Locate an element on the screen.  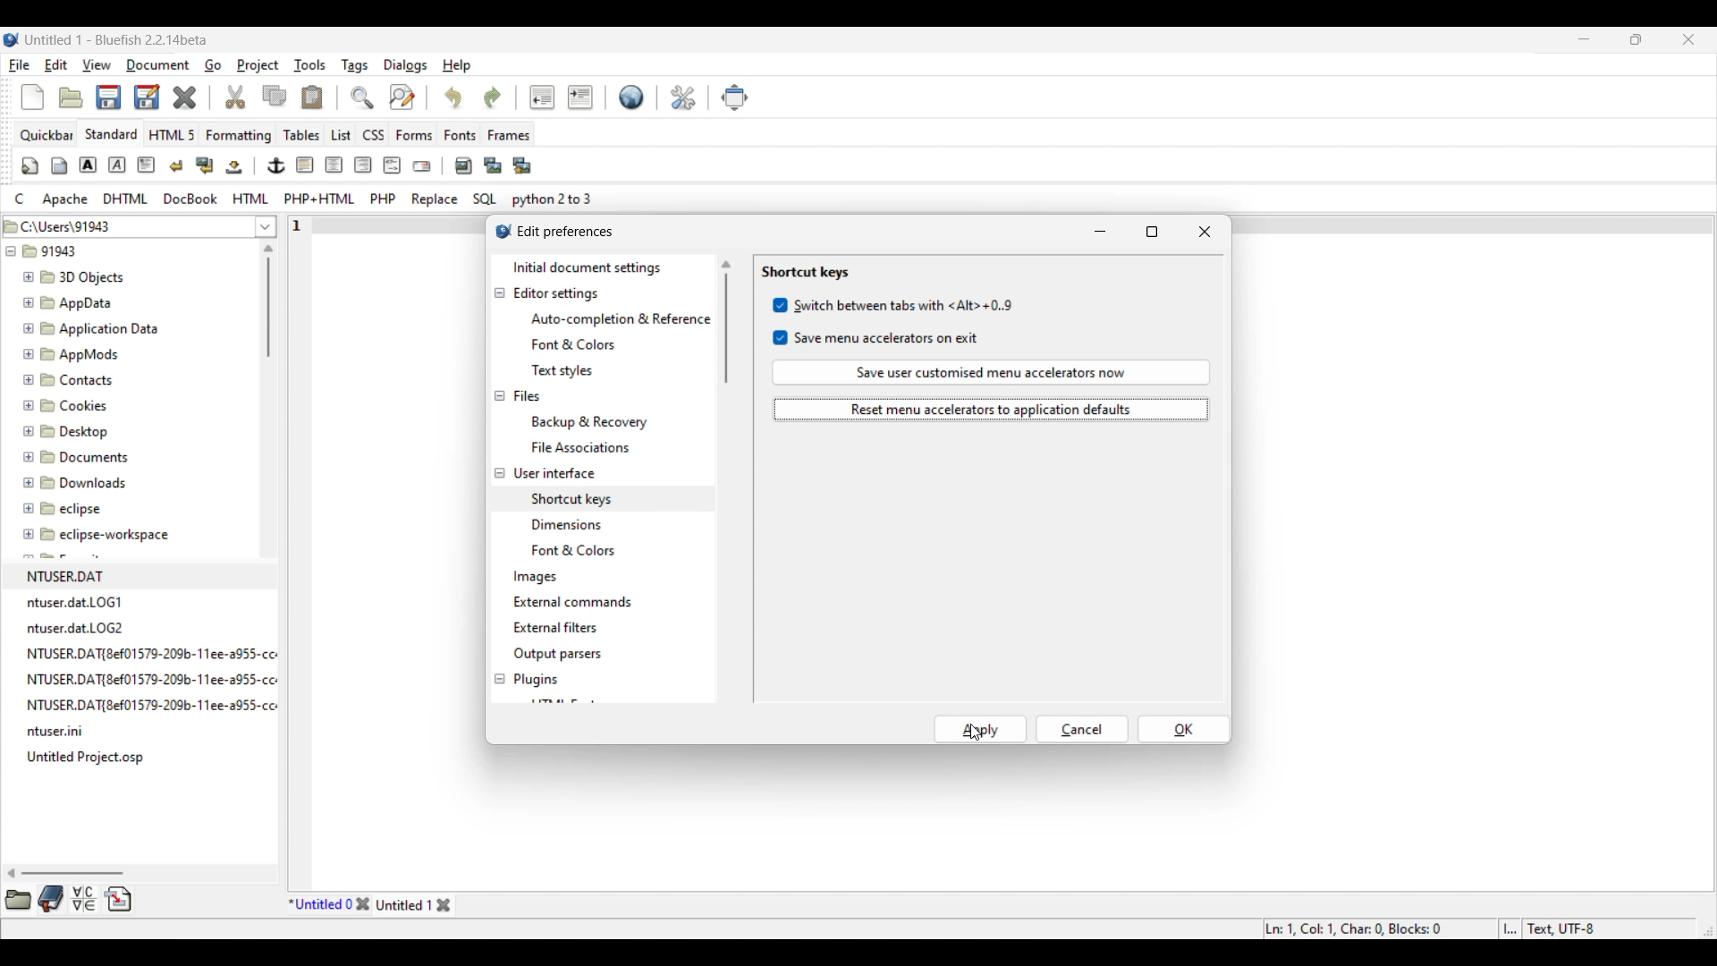
Backup & Recovery is located at coordinates (594, 421).